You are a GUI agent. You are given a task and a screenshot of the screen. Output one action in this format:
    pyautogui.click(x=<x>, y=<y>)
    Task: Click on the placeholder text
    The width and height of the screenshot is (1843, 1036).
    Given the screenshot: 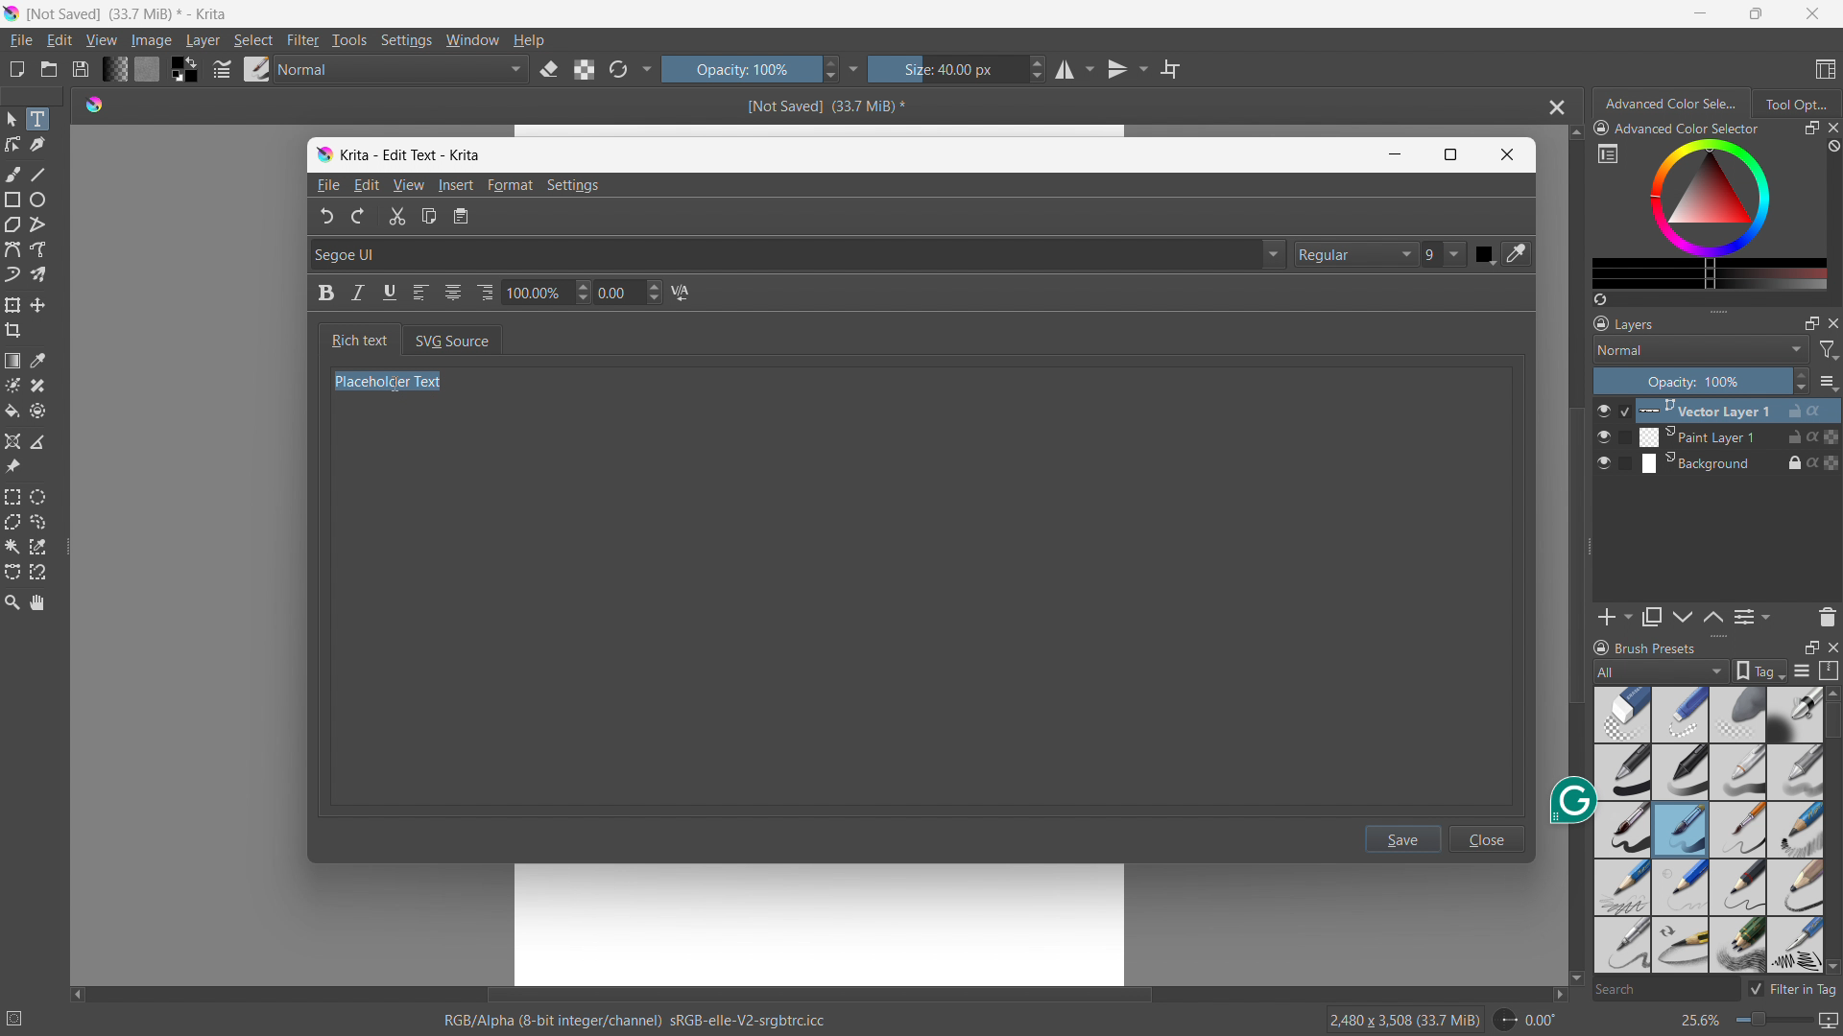 What is the action you would take?
    pyautogui.click(x=388, y=383)
    